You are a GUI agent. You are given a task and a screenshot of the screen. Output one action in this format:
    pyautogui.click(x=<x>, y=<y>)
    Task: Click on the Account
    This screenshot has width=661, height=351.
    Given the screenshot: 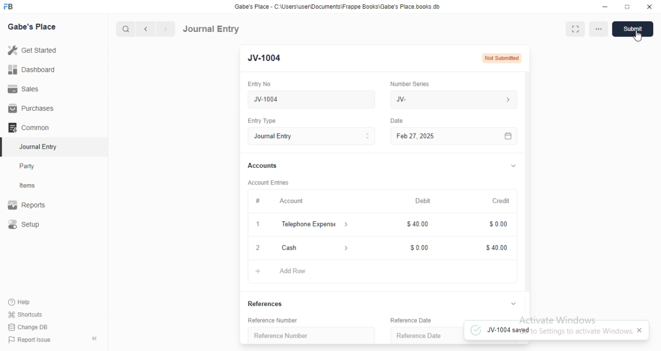 What is the action you would take?
    pyautogui.click(x=292, y=201)
    